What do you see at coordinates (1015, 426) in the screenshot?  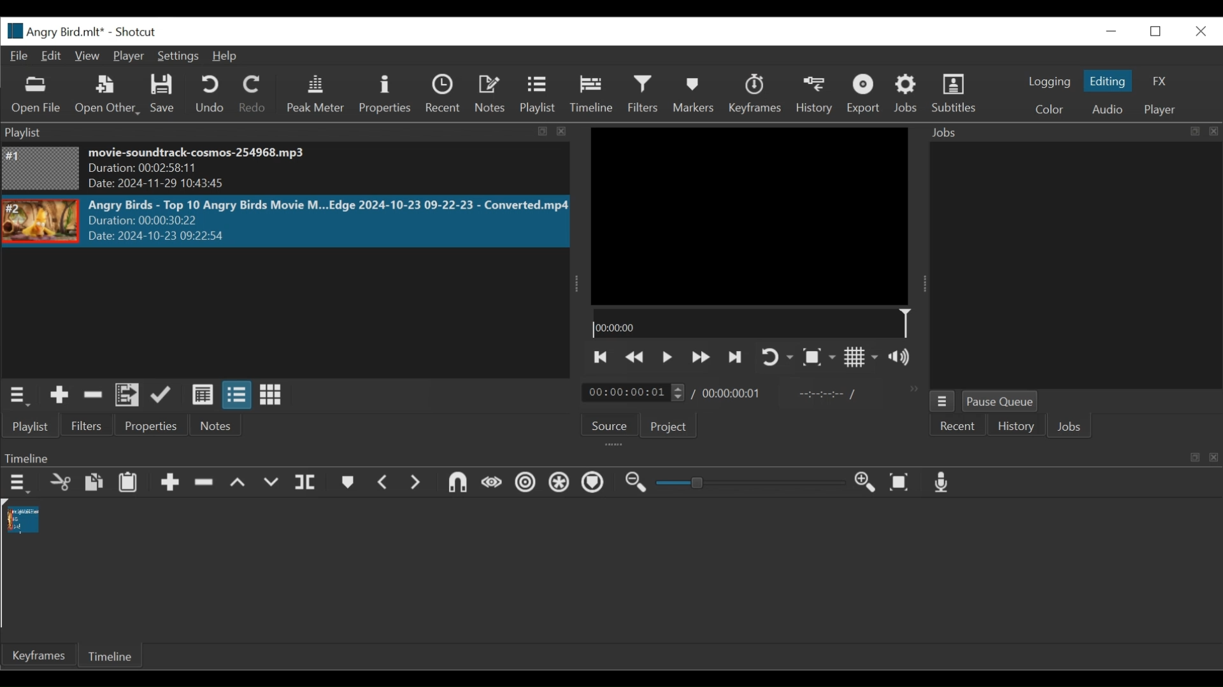 I see `History` at bounding box center [1015, 426].